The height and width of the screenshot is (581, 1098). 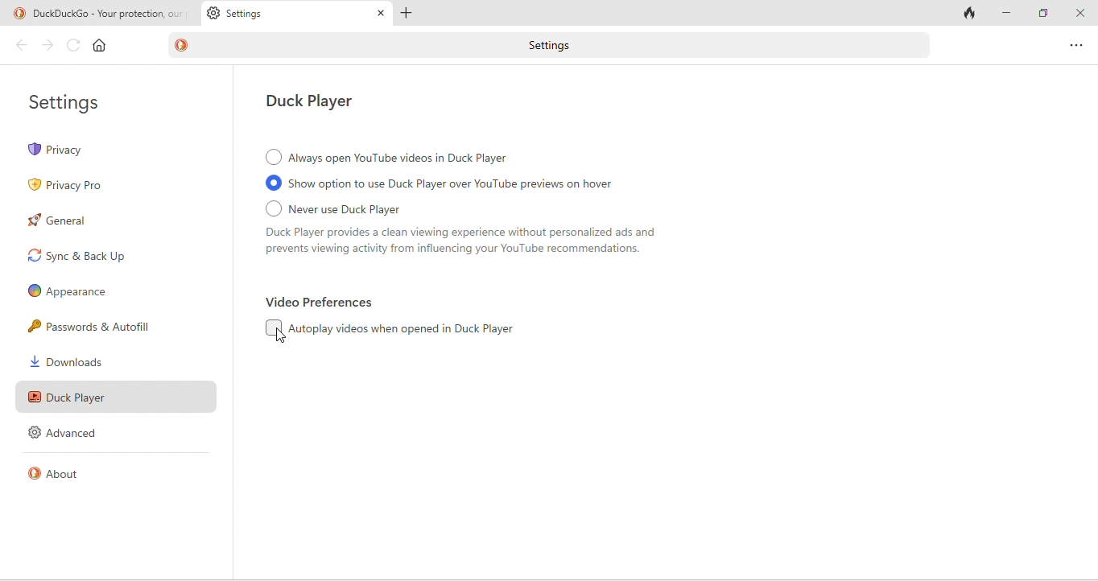 What do you see at coordinates (114, 394) in the screenshot?
I see `duck player` at bounding box center [114, 394].